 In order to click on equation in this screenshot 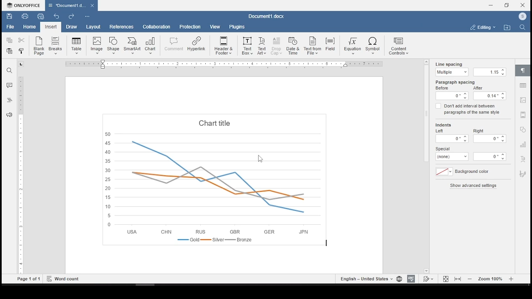, I will do `click(353, 46)`.